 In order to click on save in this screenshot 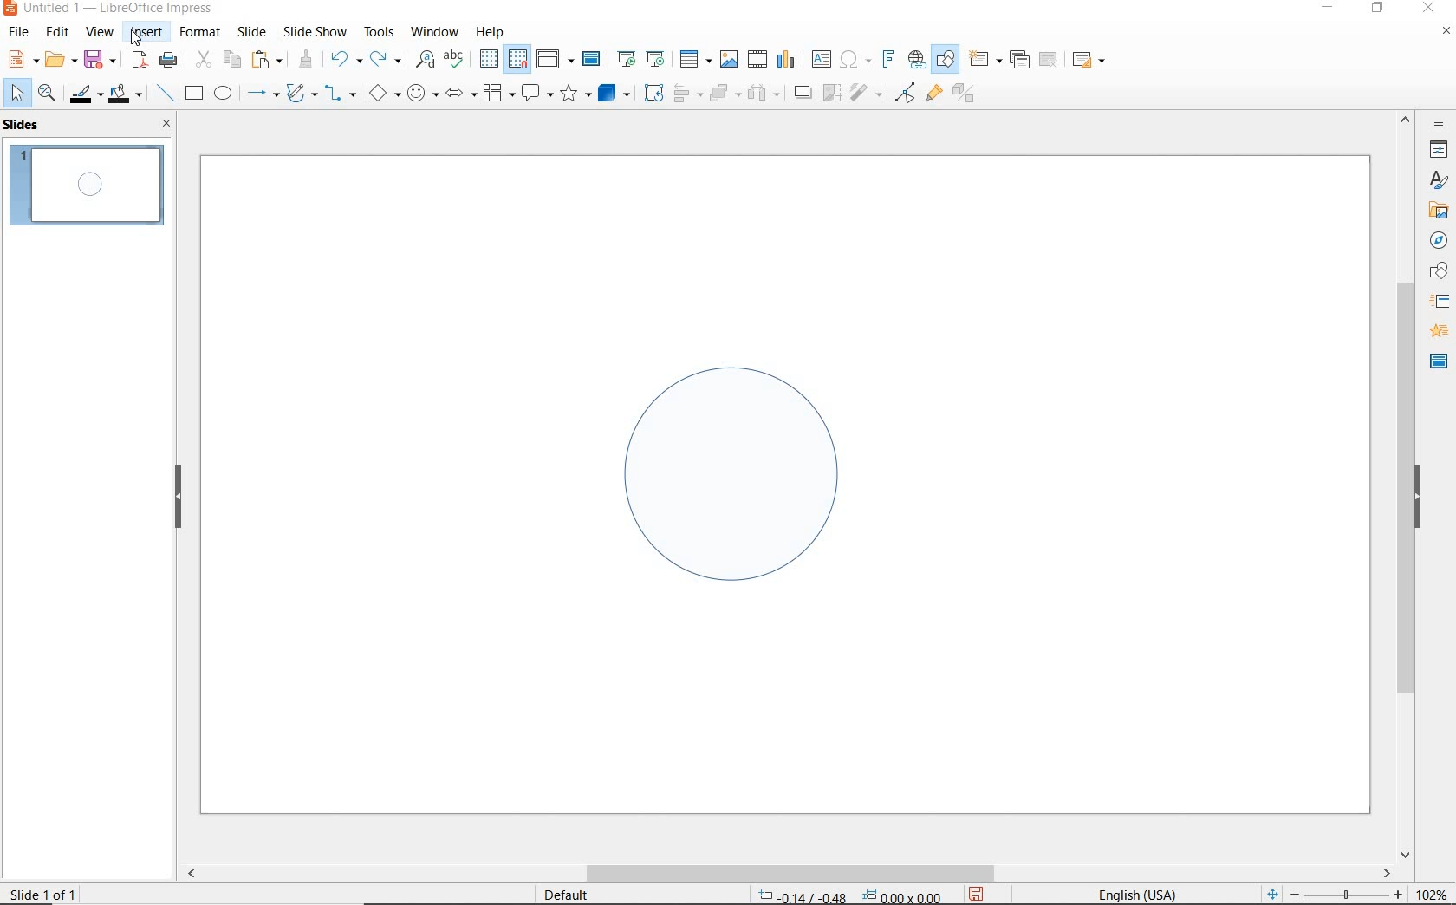, I will do `click(100, 58)`.